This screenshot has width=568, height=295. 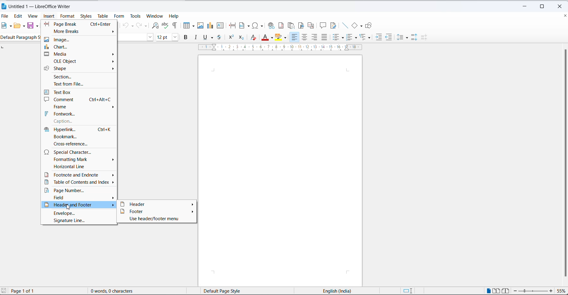 I want to click on find and replace, so click(x=156, y=25).